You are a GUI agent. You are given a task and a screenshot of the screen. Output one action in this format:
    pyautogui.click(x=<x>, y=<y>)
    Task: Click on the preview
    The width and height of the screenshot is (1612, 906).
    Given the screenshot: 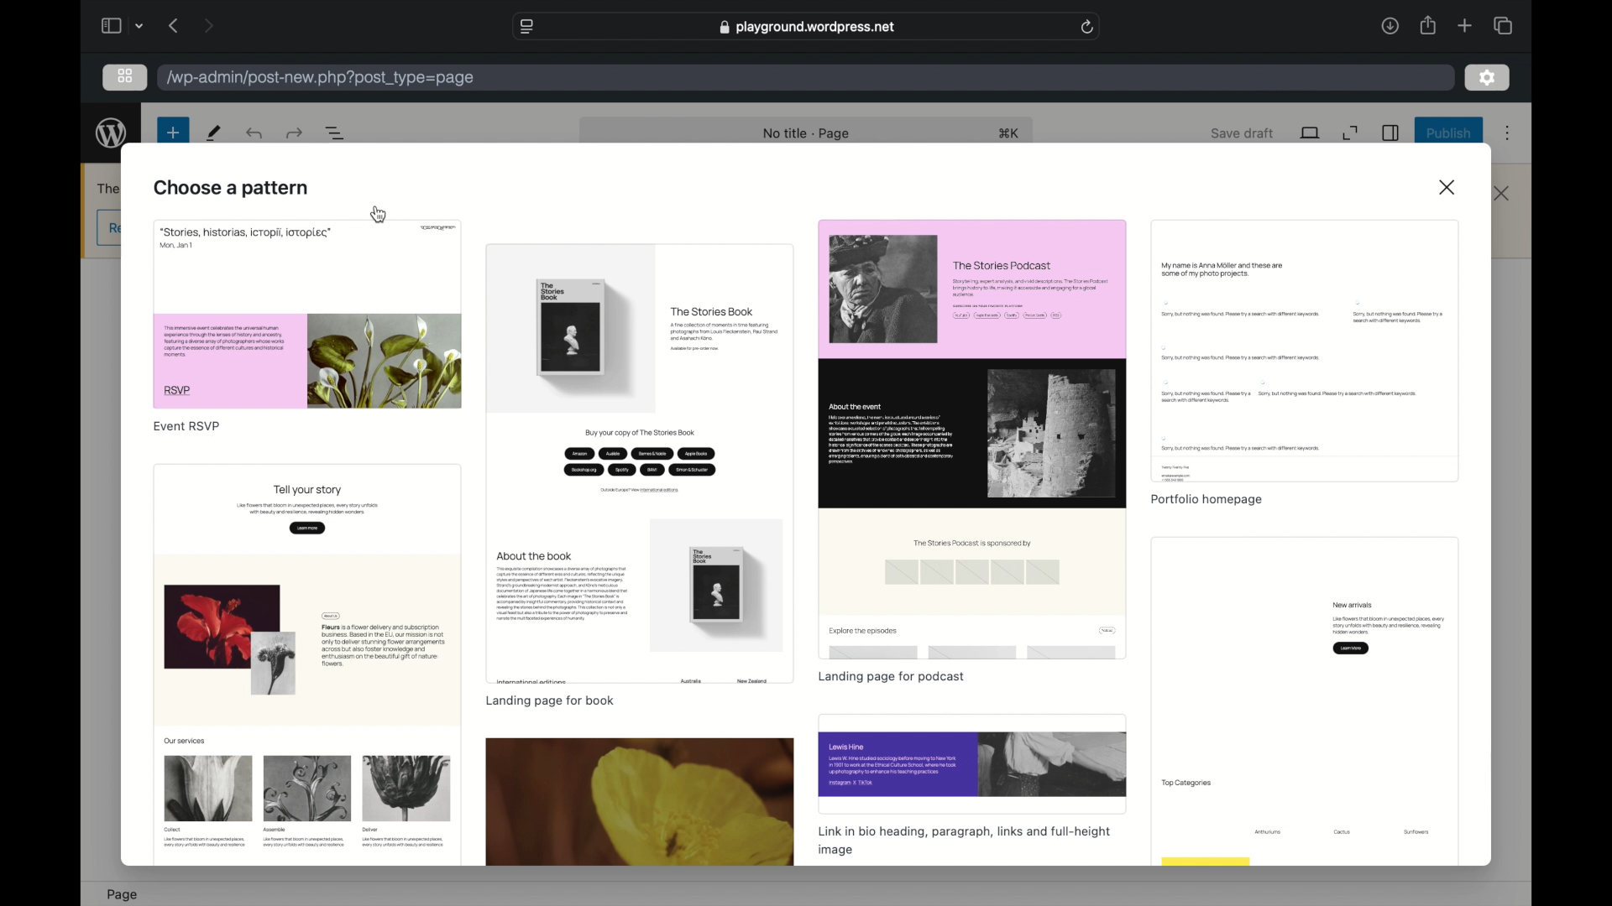 What is the action you would take?
    pyautogui.click(x=974, y=763)
    